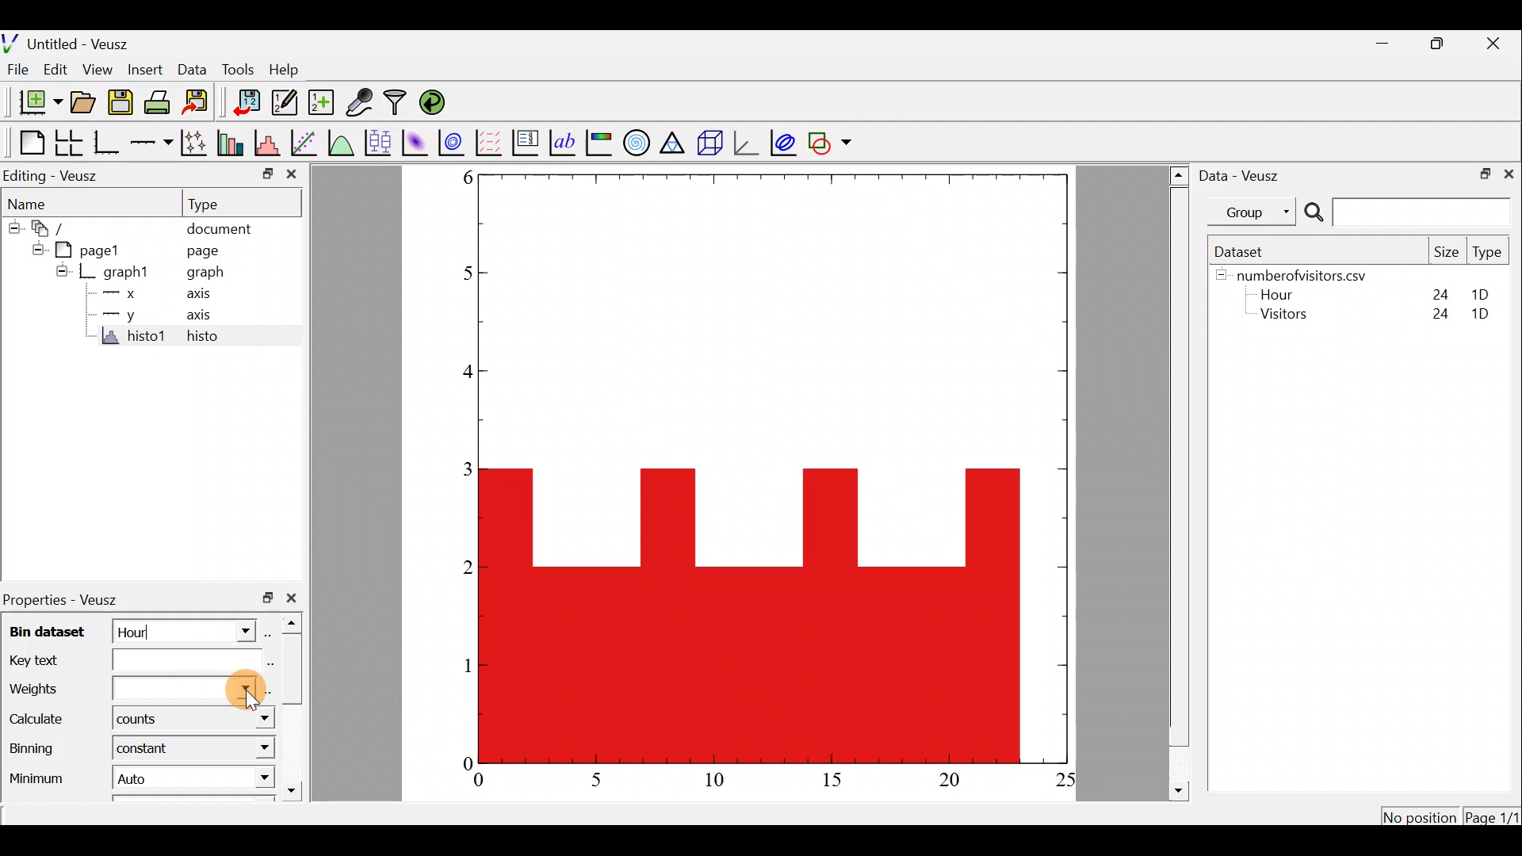 Image resolution: width=1522 pixels, height=856 pixels. What do you see at coordinates (457, 764) in the screenshot?
I see `0` at bounding box center [457, 764].